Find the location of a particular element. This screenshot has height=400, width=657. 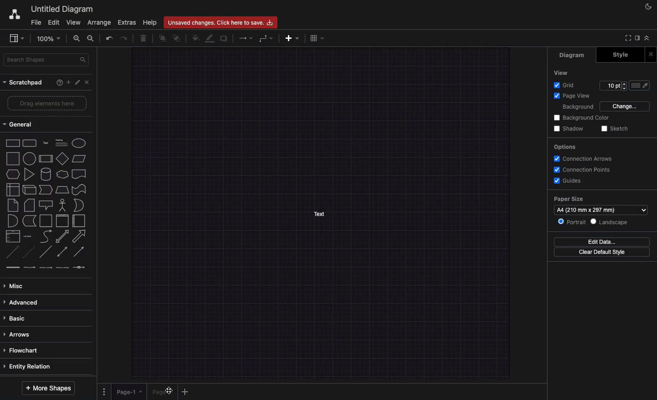

Page 1 is located at coordinates (130, 392).